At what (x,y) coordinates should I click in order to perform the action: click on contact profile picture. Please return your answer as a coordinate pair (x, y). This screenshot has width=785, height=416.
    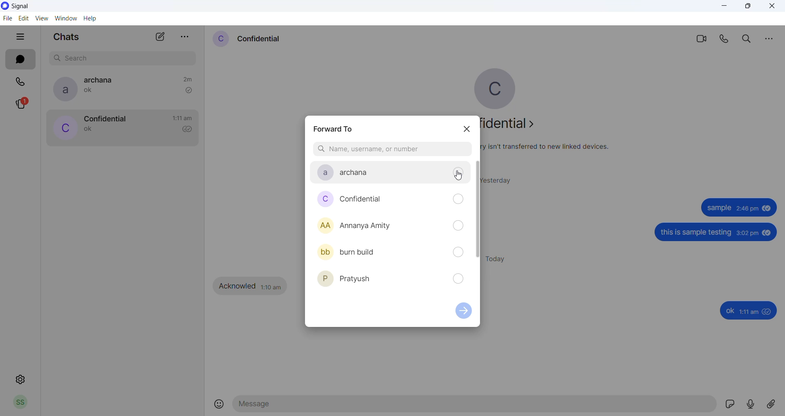
    Looking at the image, I should click on (220, 39).